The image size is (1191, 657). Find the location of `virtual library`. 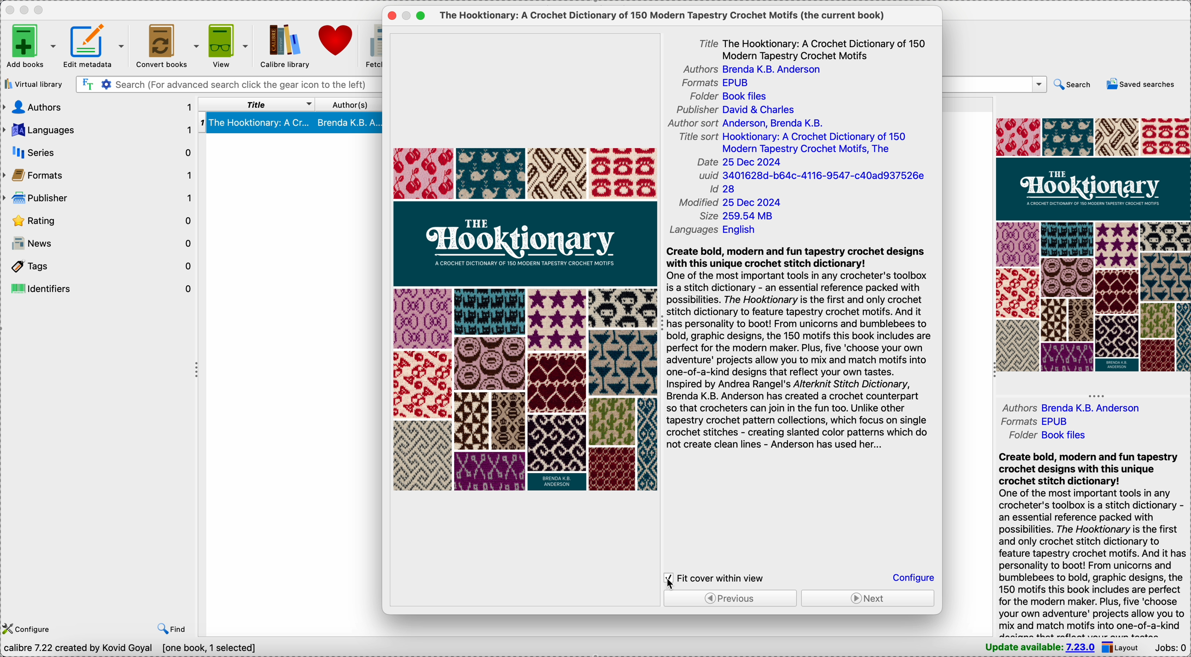

virtual library is located at coordinates (33, 85).